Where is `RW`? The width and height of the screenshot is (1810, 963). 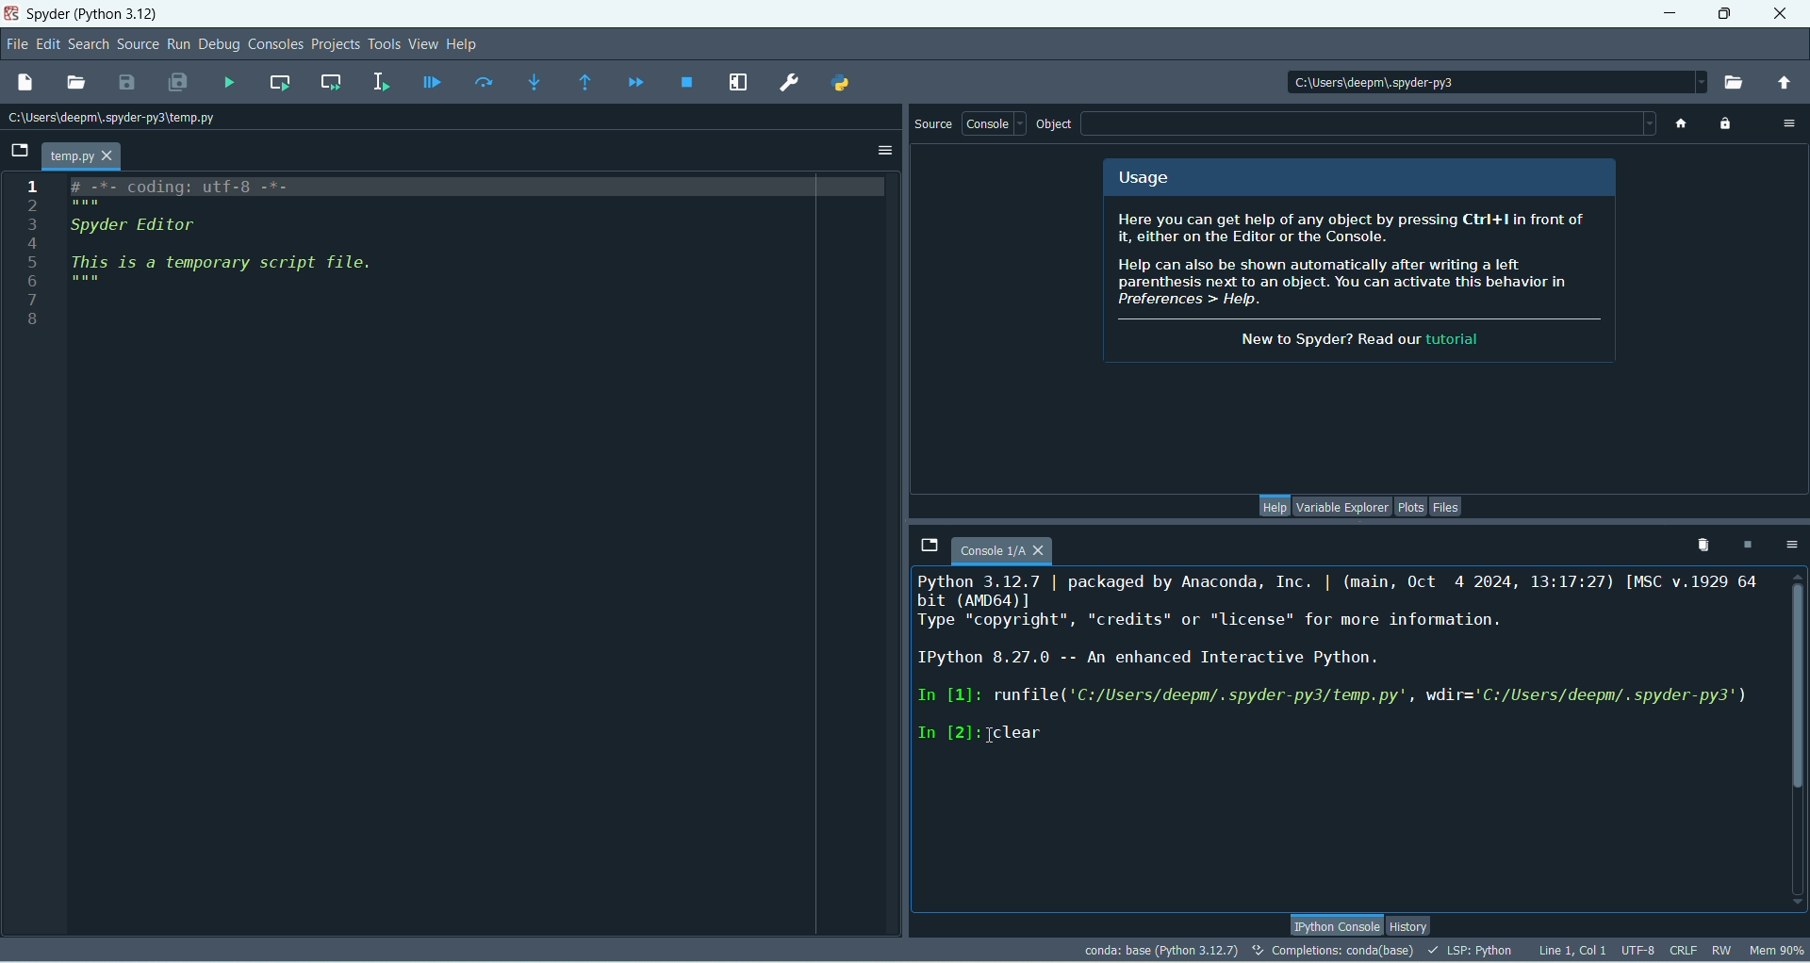
RW is located at coordinates (1723, 951).